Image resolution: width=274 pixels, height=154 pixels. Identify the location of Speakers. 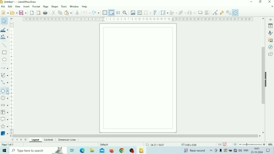
(240, 150).